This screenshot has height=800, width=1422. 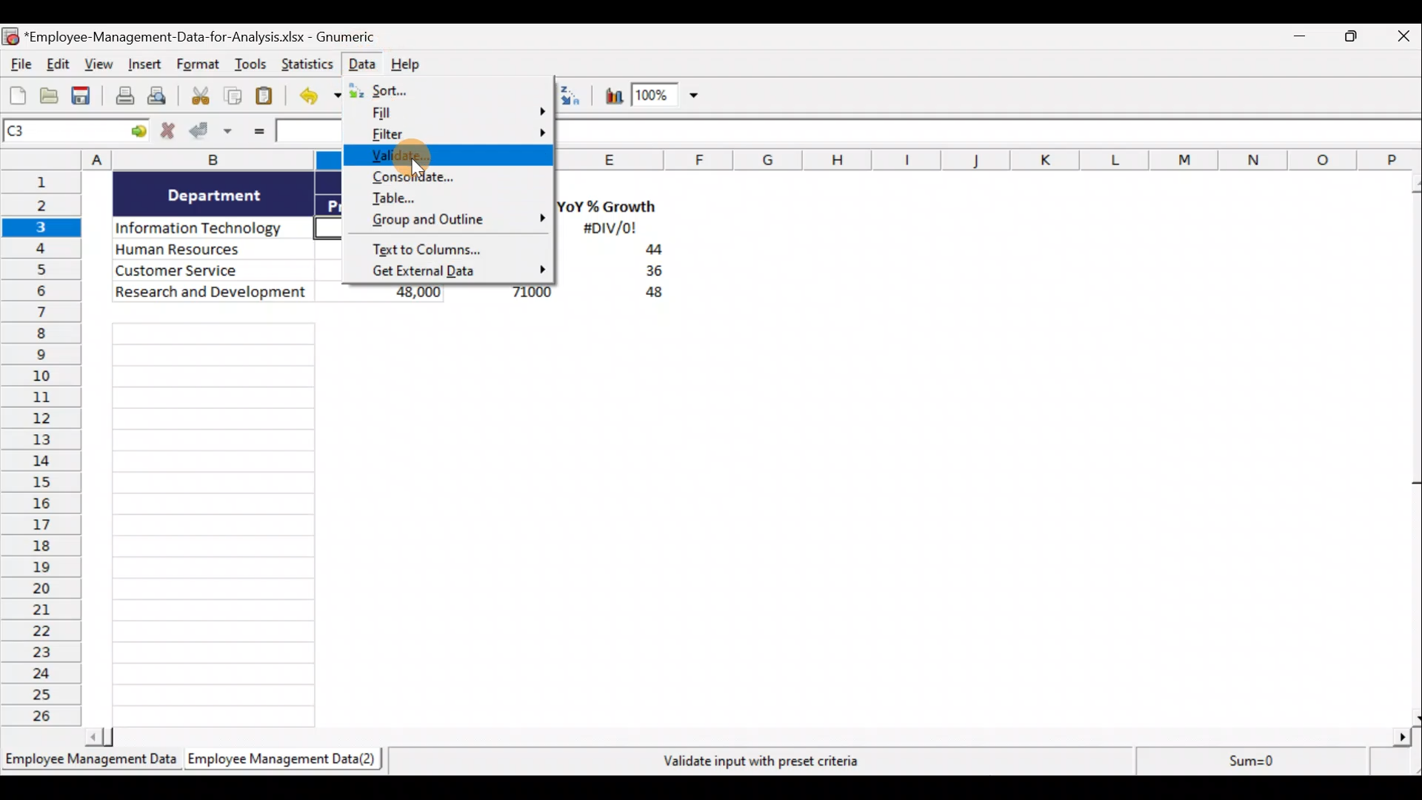 I want to click on Validate input with preset criteria, so click(x=772, y=761).